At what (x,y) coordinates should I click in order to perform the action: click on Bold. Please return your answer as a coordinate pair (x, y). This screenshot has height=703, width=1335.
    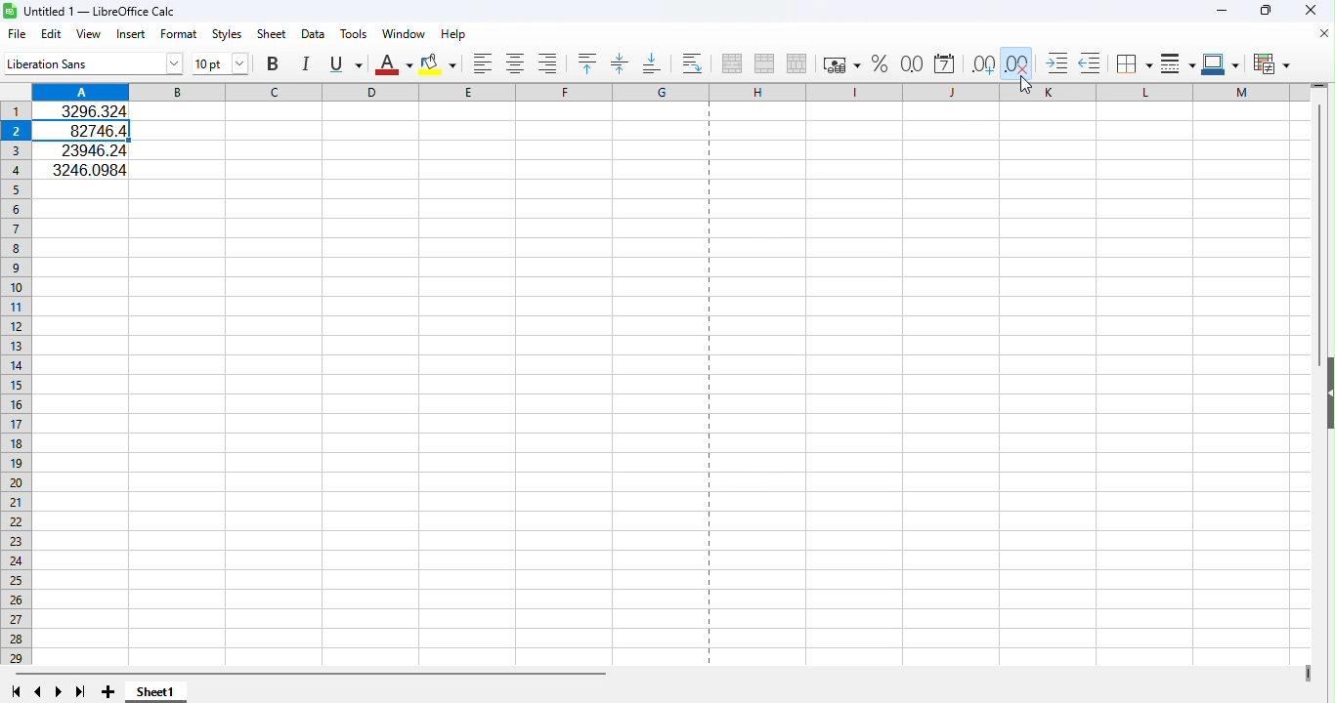
    Looking at the image, I should click on (272, 66).